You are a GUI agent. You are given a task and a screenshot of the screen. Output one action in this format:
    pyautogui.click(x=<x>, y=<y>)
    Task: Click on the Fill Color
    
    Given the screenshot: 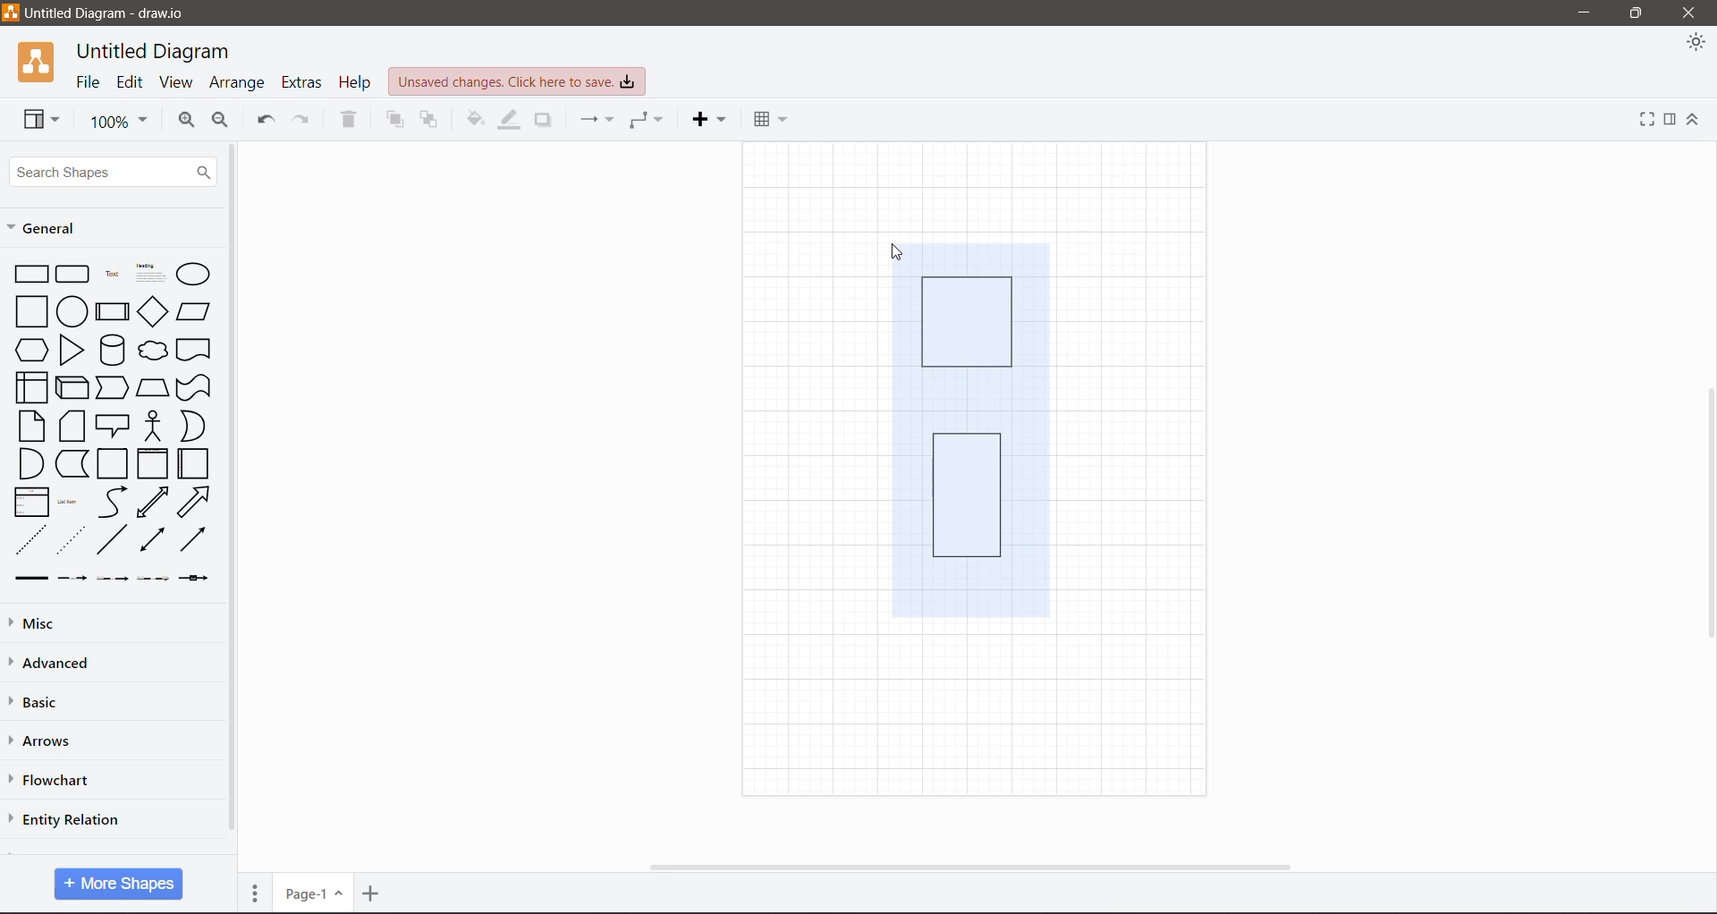 What is the action you would take?
    pyautogui.click(x=475, y=123)
    